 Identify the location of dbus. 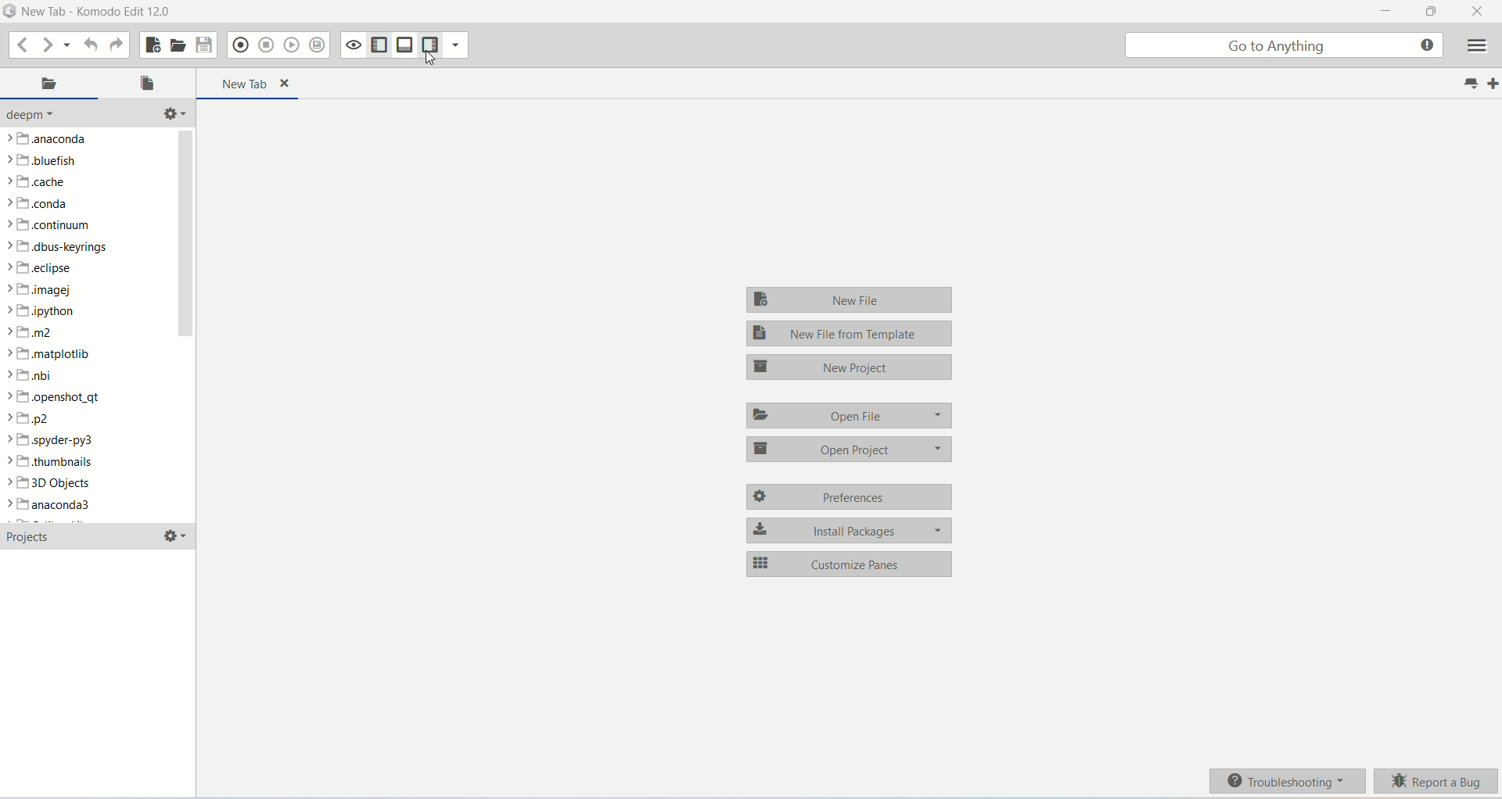
(63, 247).